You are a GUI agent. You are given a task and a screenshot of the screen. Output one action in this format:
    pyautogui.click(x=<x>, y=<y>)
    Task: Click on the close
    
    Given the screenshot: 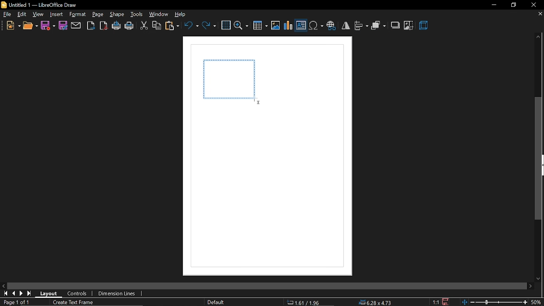 What is the action you would take?
    pyautogui.click(x=533, y=5)
    